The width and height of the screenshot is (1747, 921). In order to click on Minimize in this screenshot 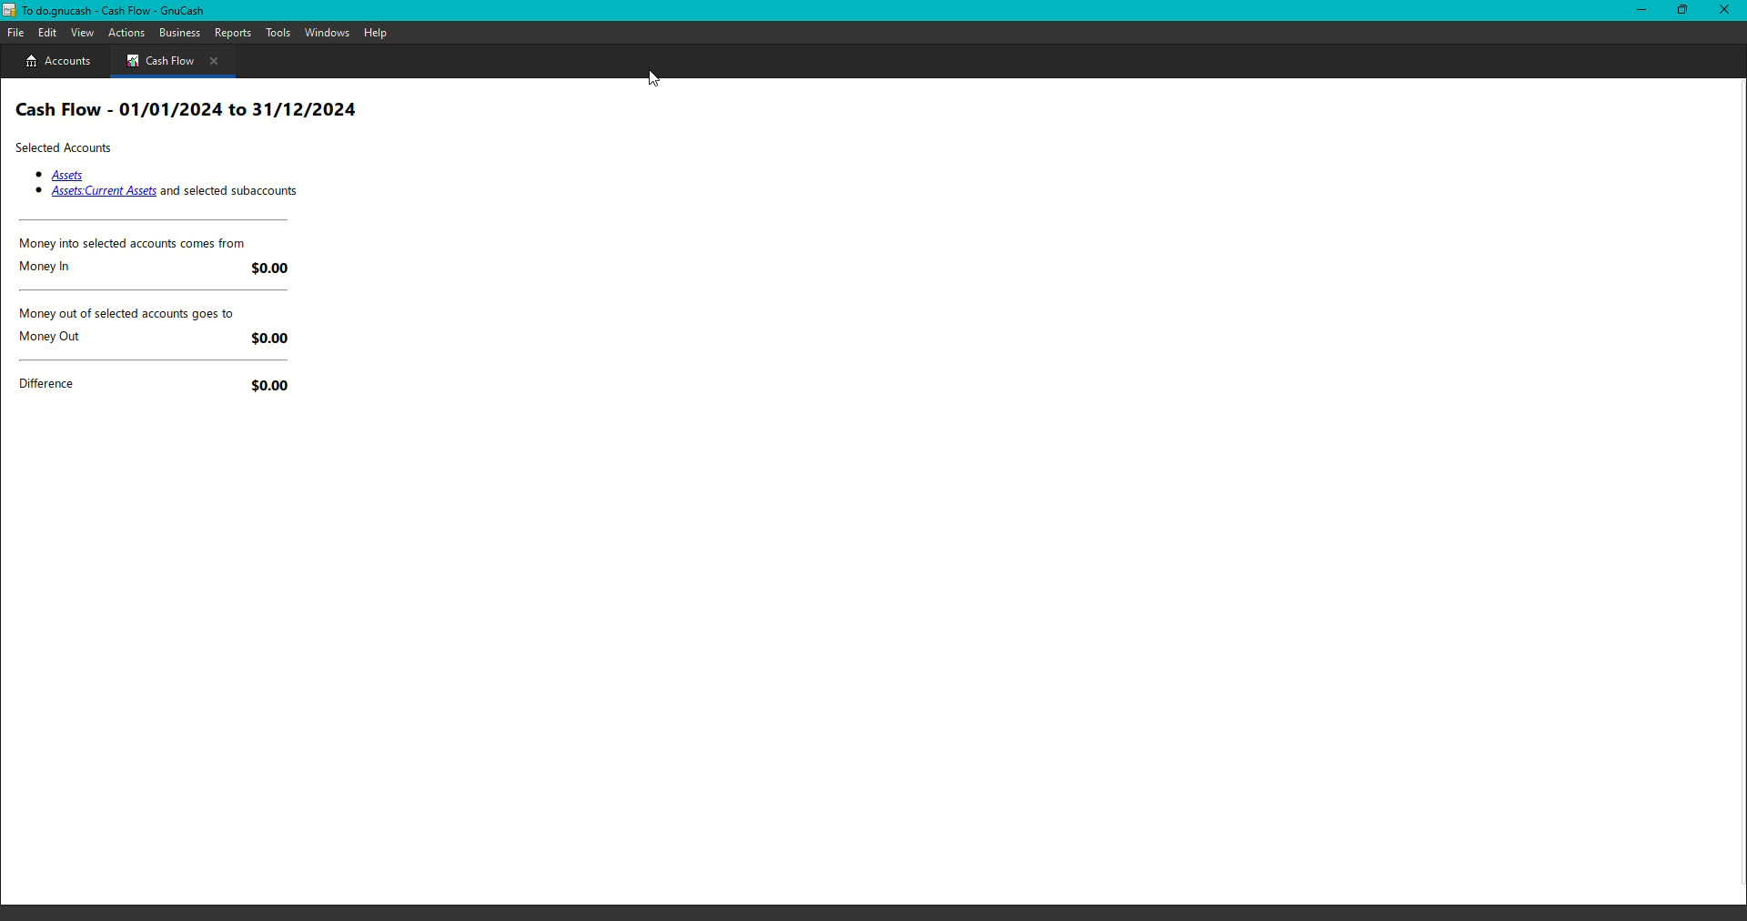, I will do `click(1680, 13)`.